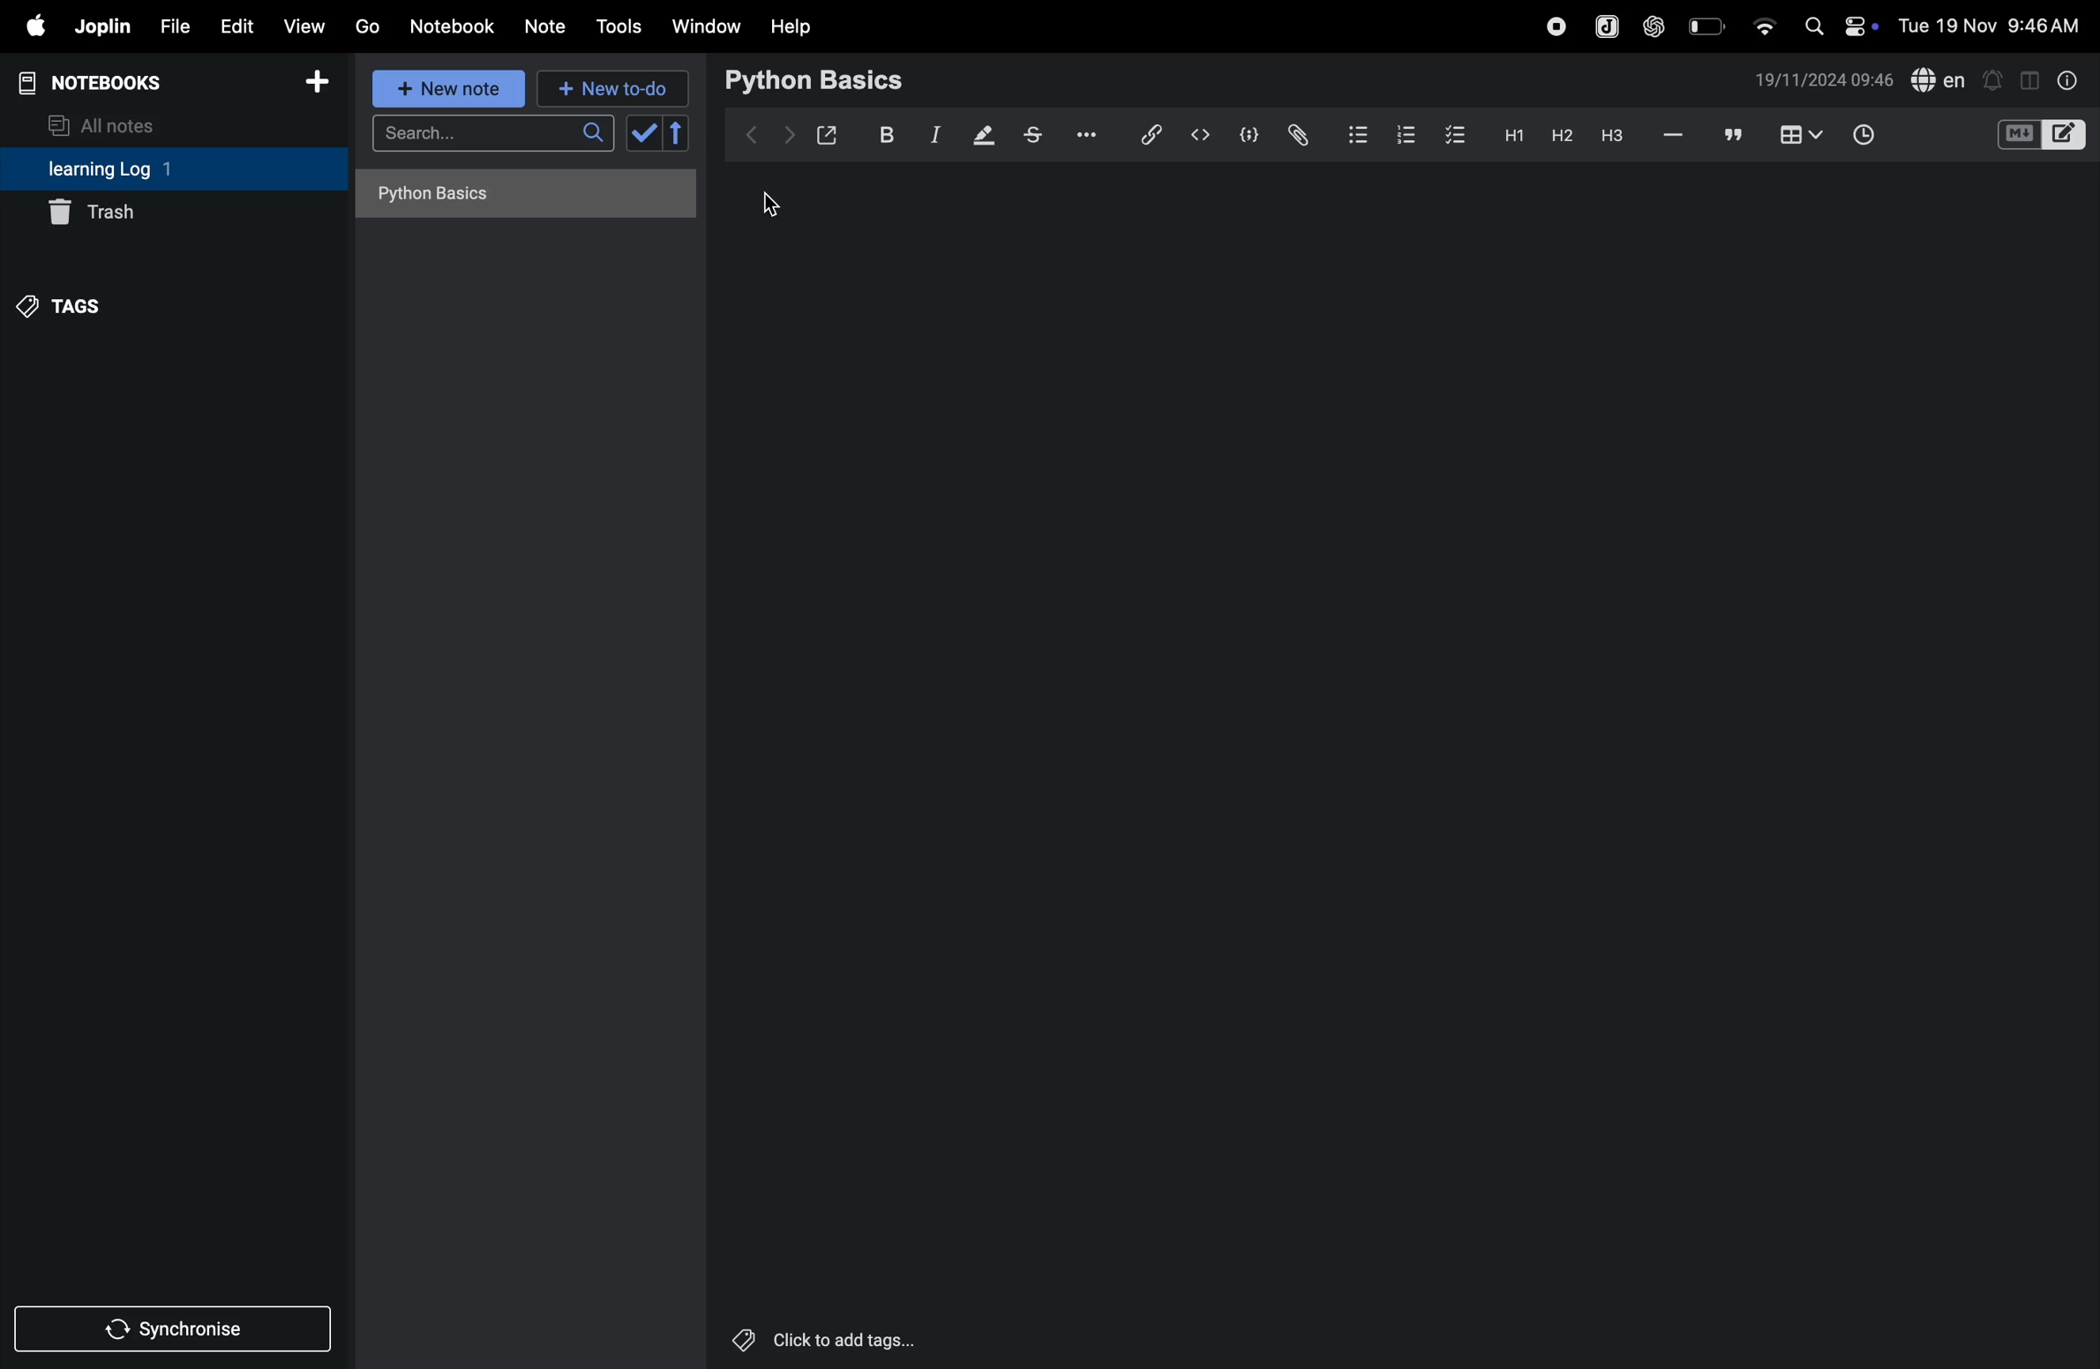  I want to click on info, so click(2065, 79).